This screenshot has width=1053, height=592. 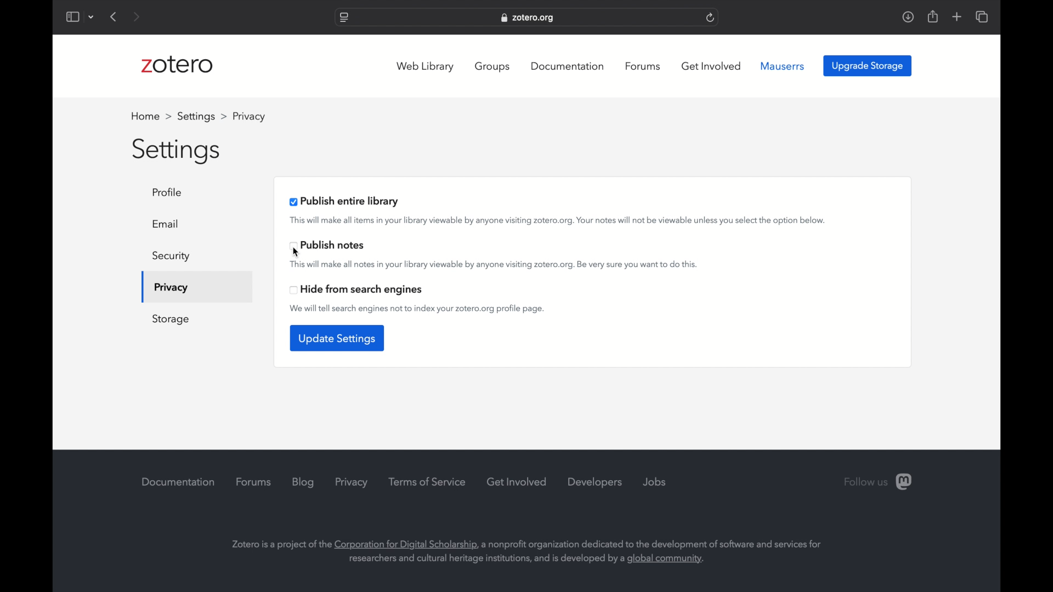 I want to click on documentation, so click(x=567, y=66).